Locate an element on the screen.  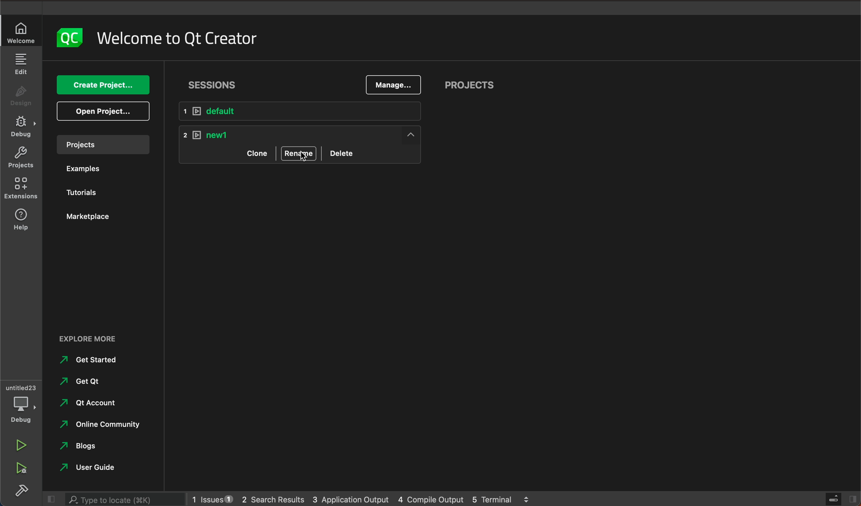
debug is located at coordinates (24, 405).